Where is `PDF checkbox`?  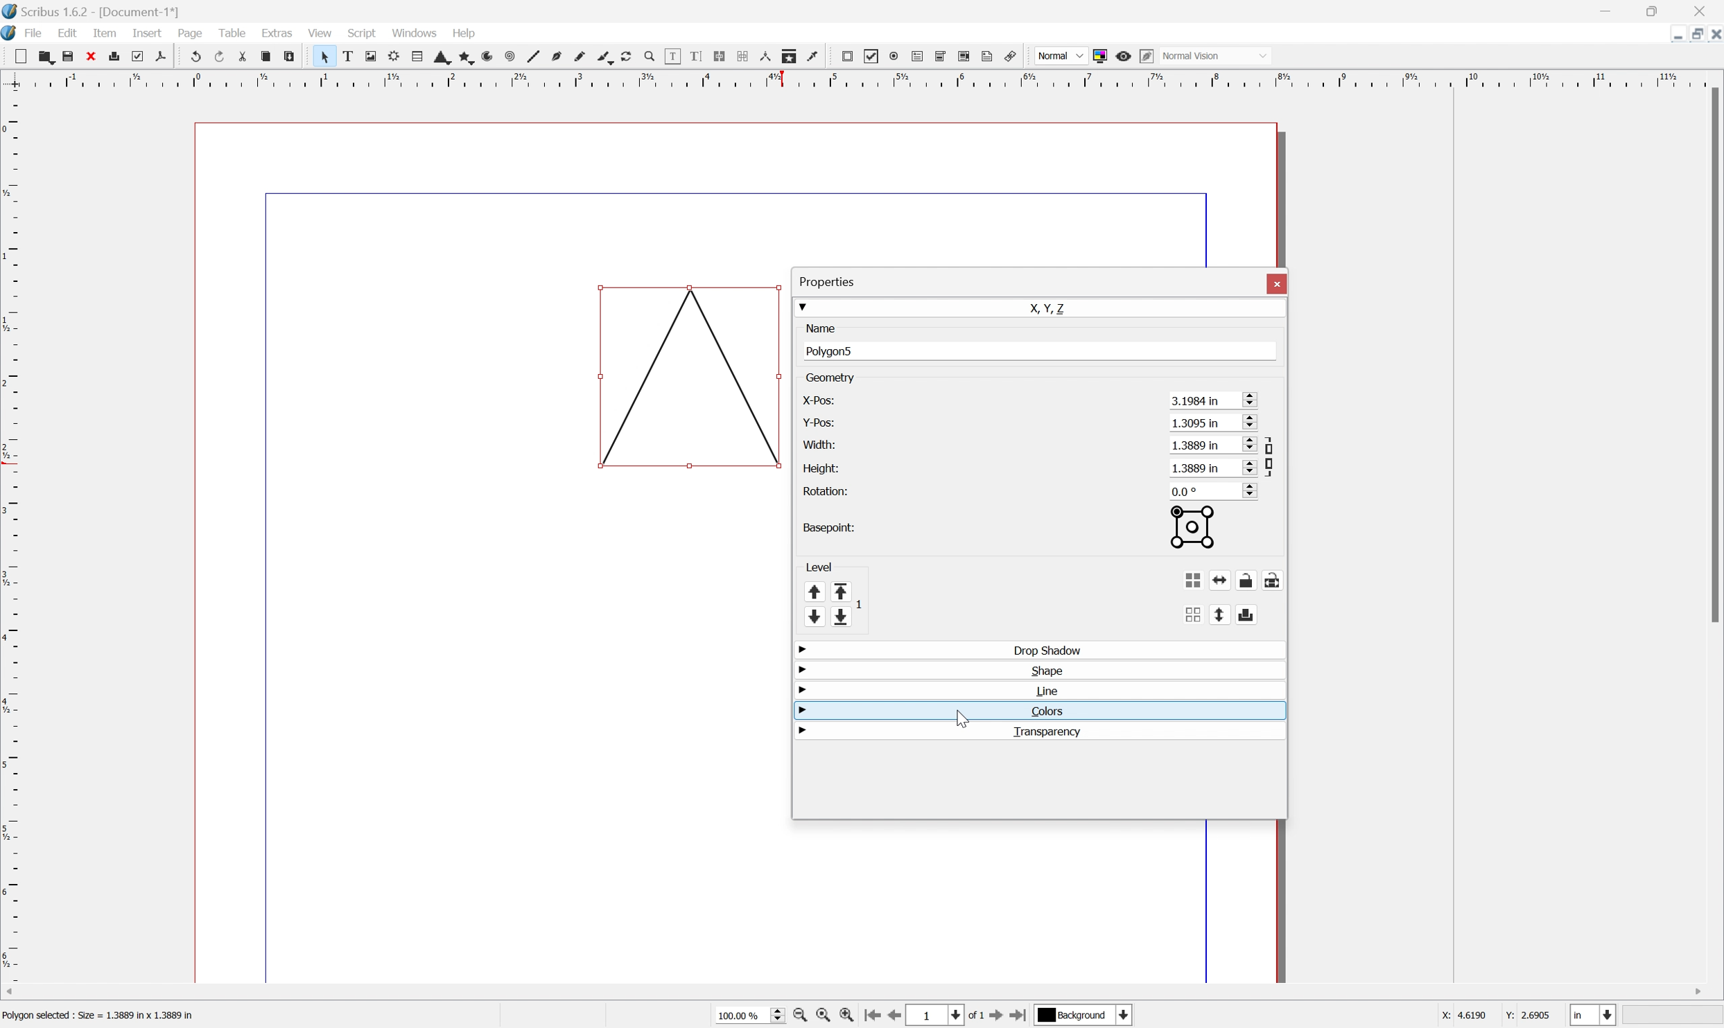 PDF checkbox is located at coordinates (872, 54).